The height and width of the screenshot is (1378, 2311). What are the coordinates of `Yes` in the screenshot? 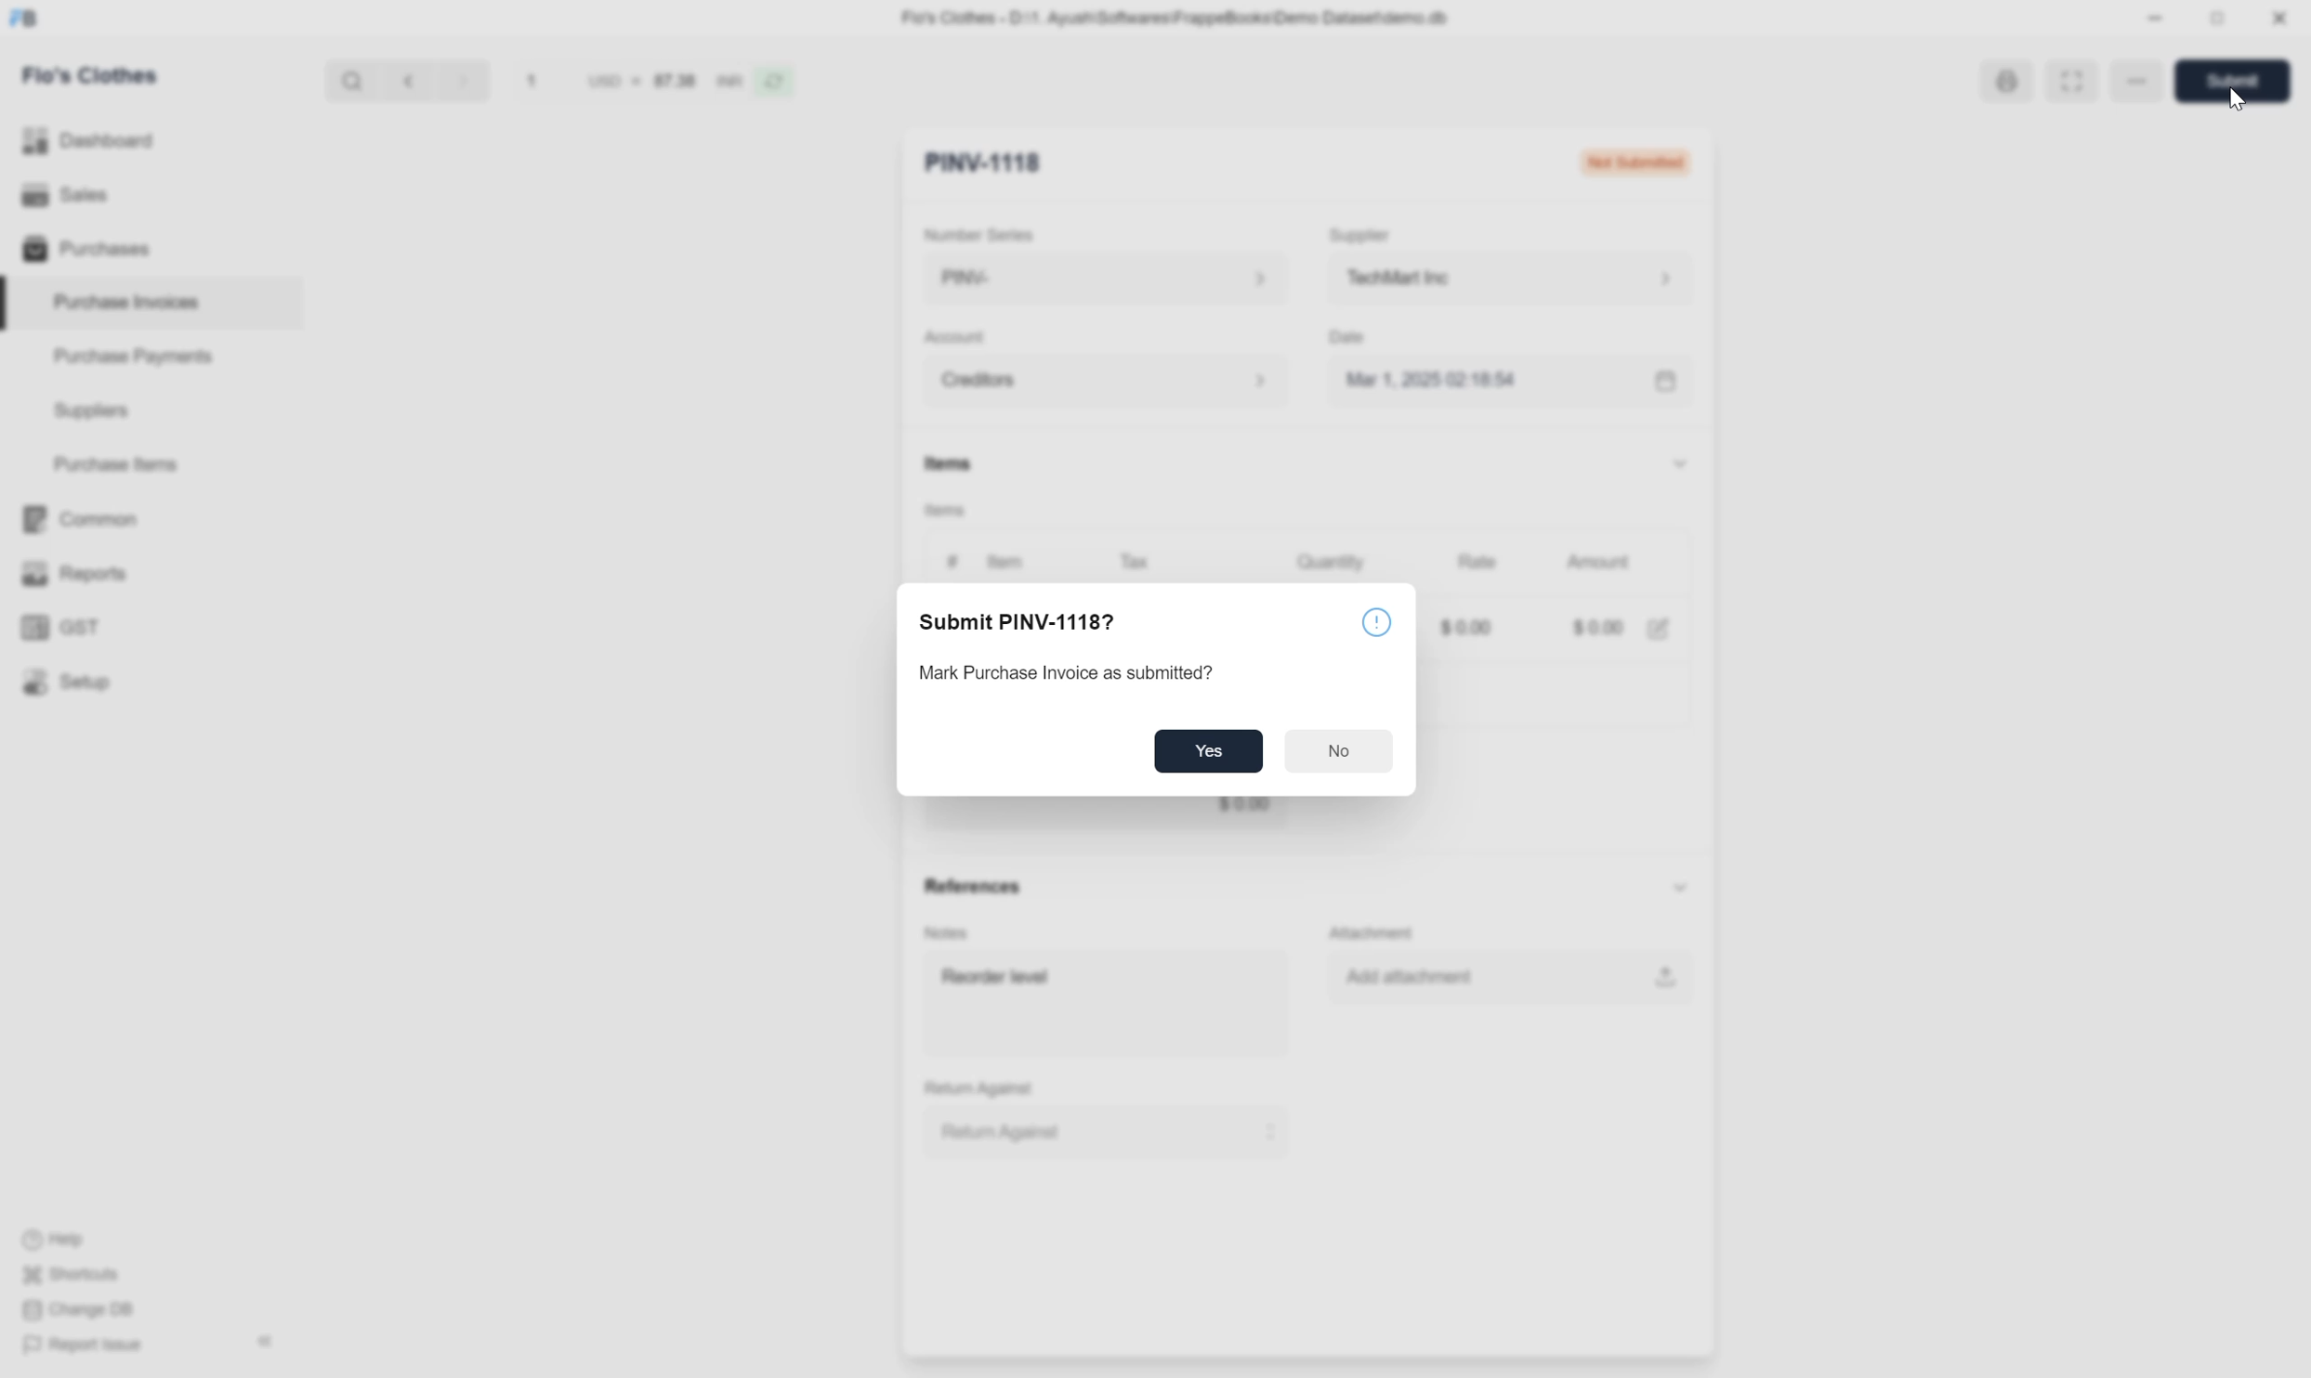 It's located at (1216, 748).